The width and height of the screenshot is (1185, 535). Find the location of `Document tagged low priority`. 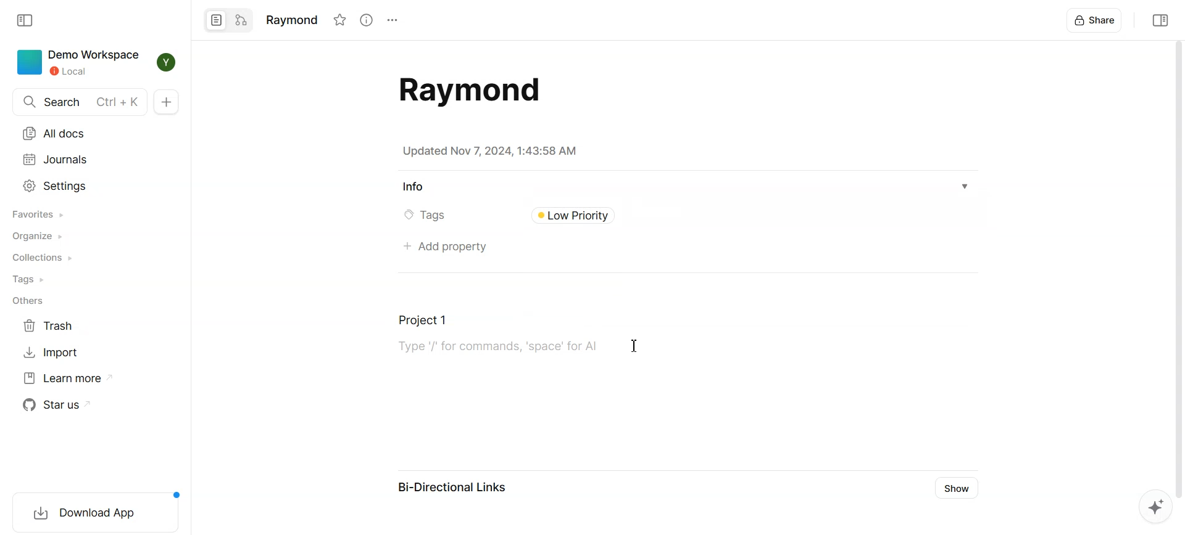

Document tagged low priority is located at coordinates (593, 215).